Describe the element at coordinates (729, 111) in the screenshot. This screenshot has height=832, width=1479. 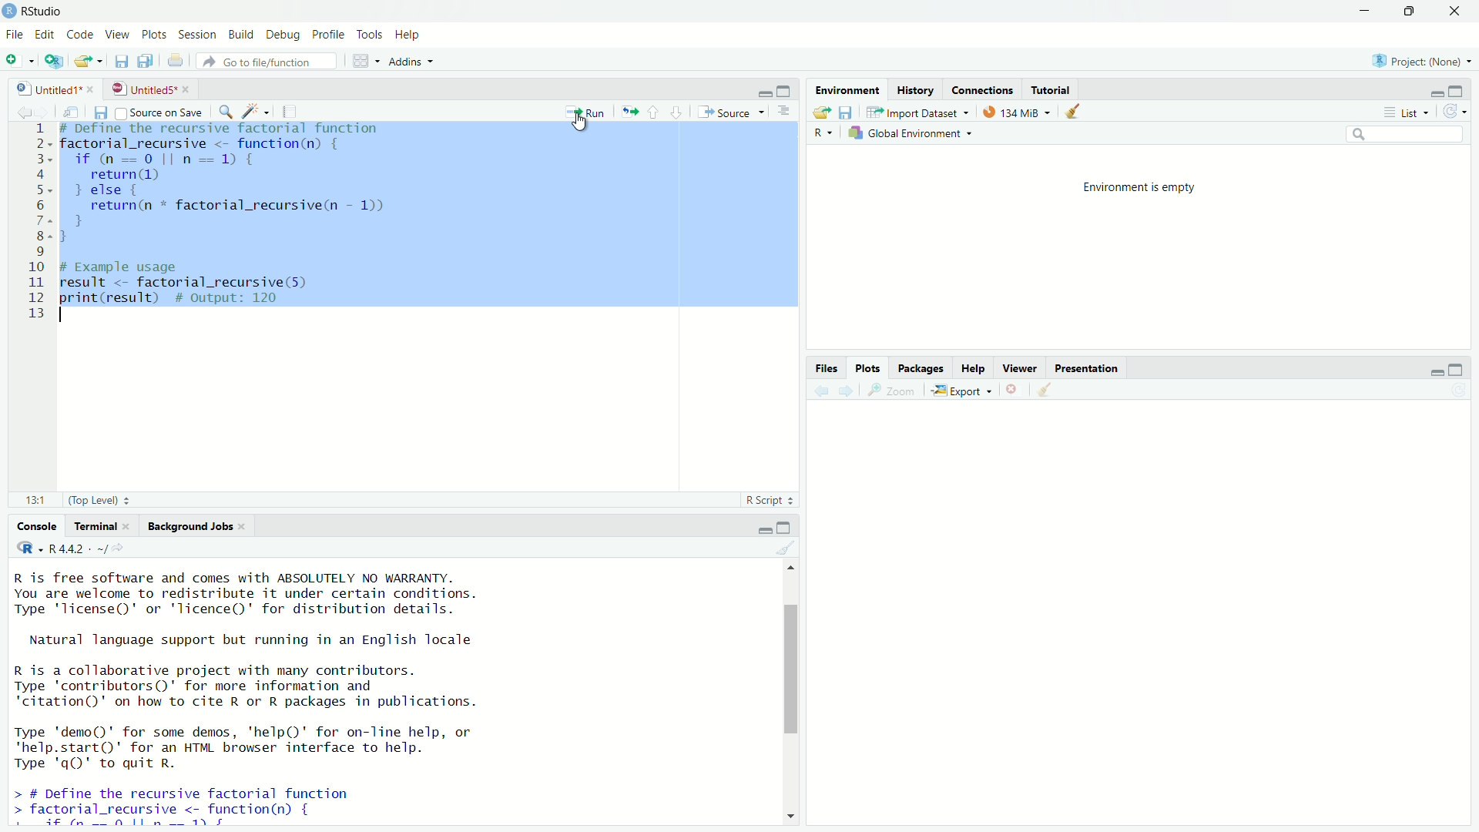
I see `Source` at that location.